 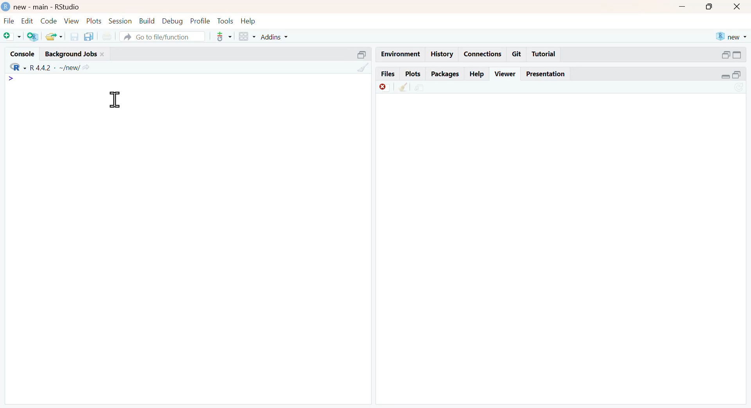 I want to click on expand/collapse , so click(x=725, y=76).